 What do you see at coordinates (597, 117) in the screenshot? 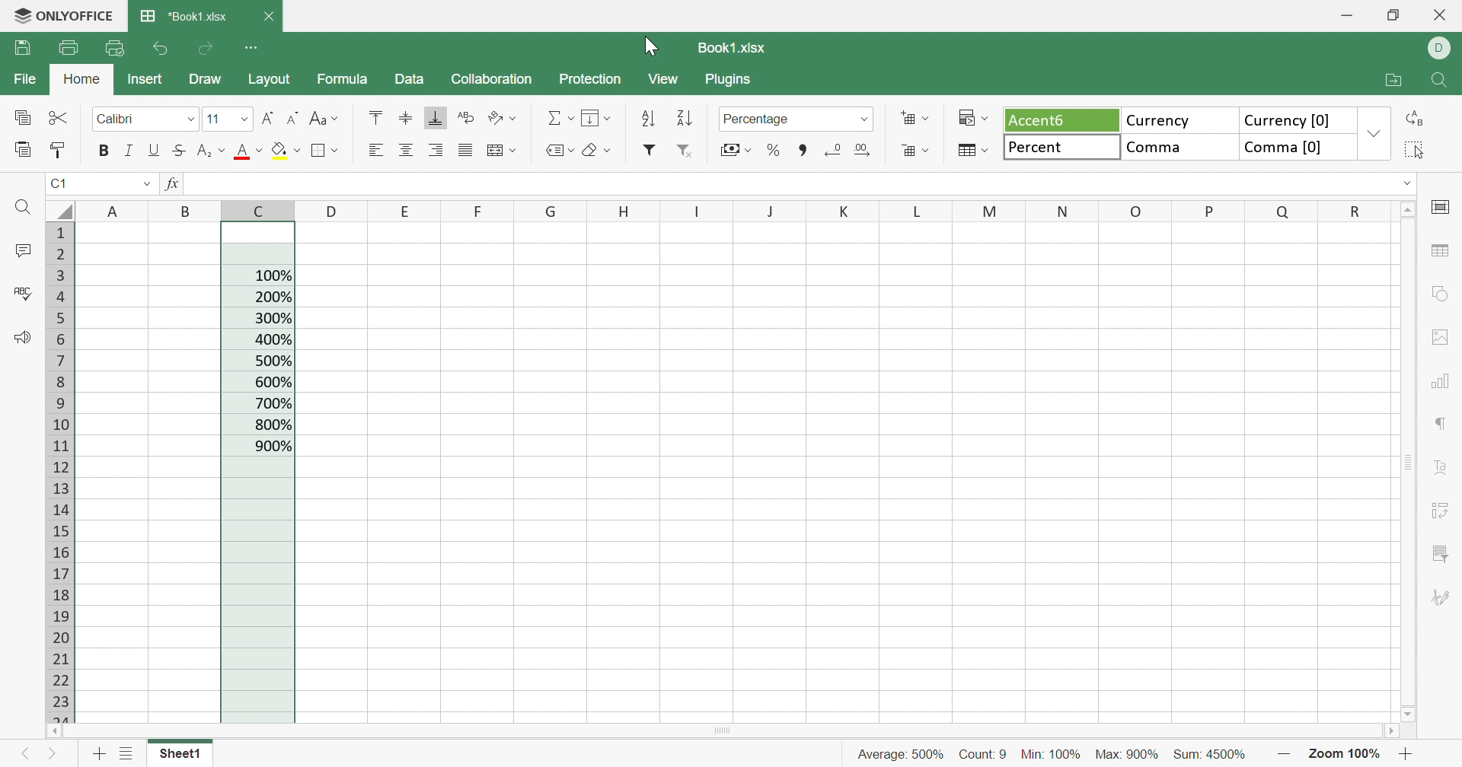
I see `Fill` at bounding box center [597, 117].